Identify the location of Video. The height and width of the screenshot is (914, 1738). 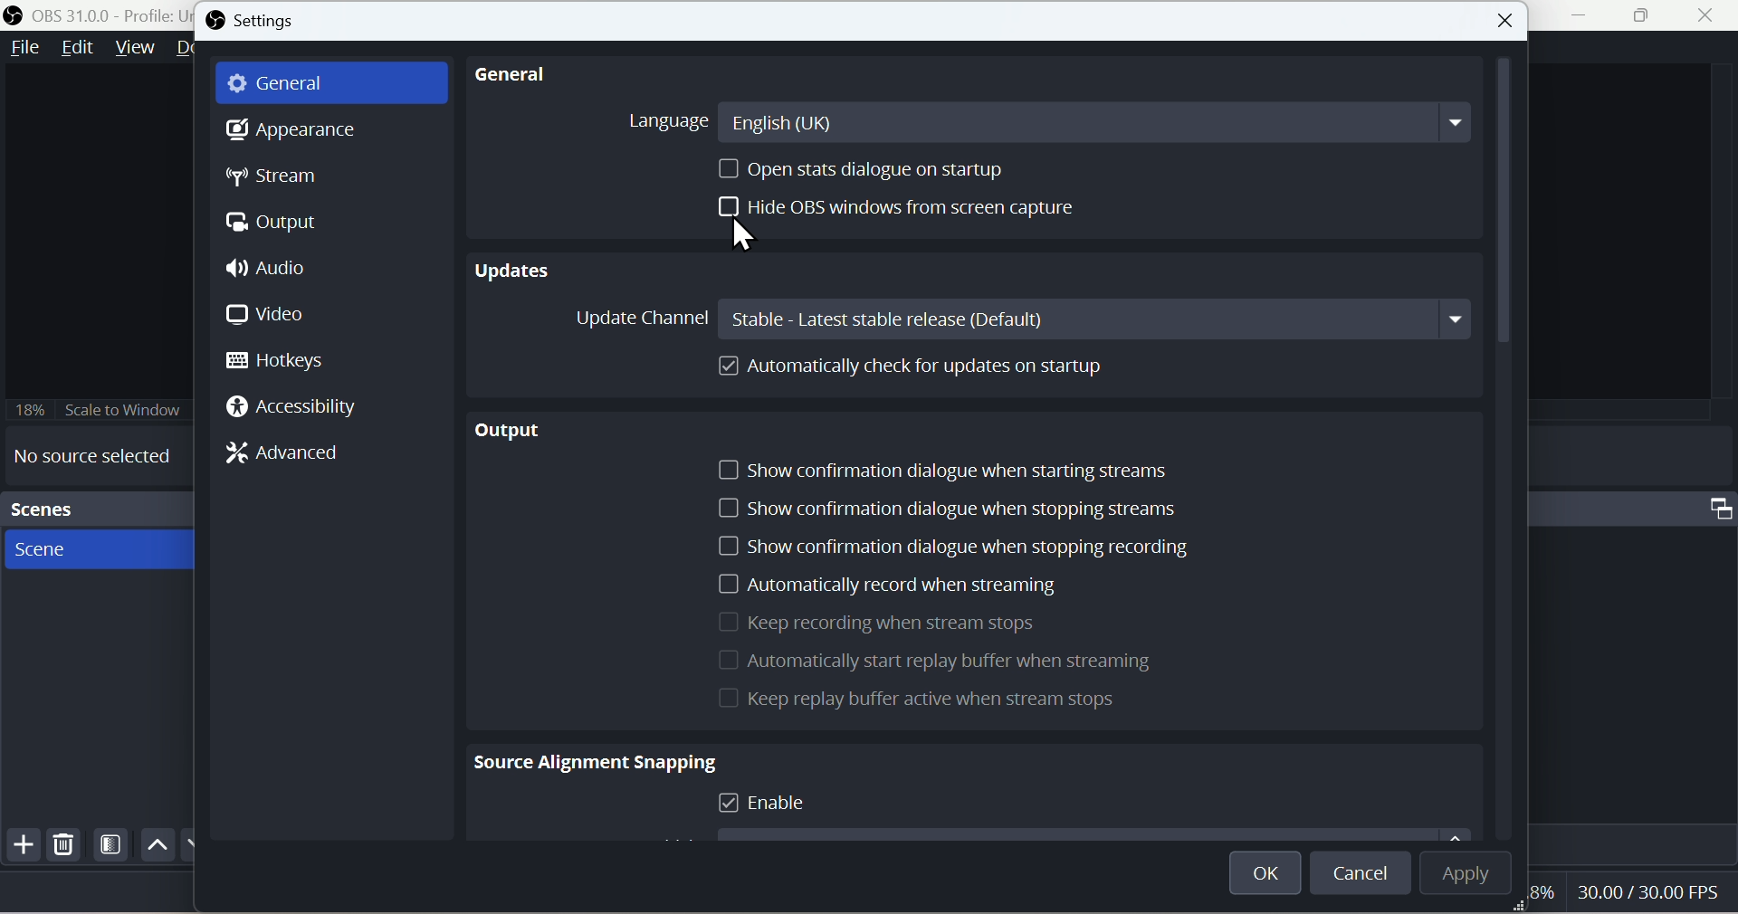
(278, 316).